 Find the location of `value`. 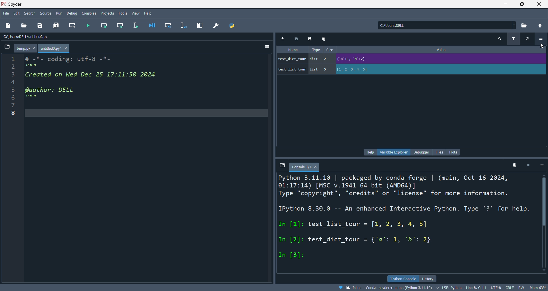

value is located at coordinates (443, 49).